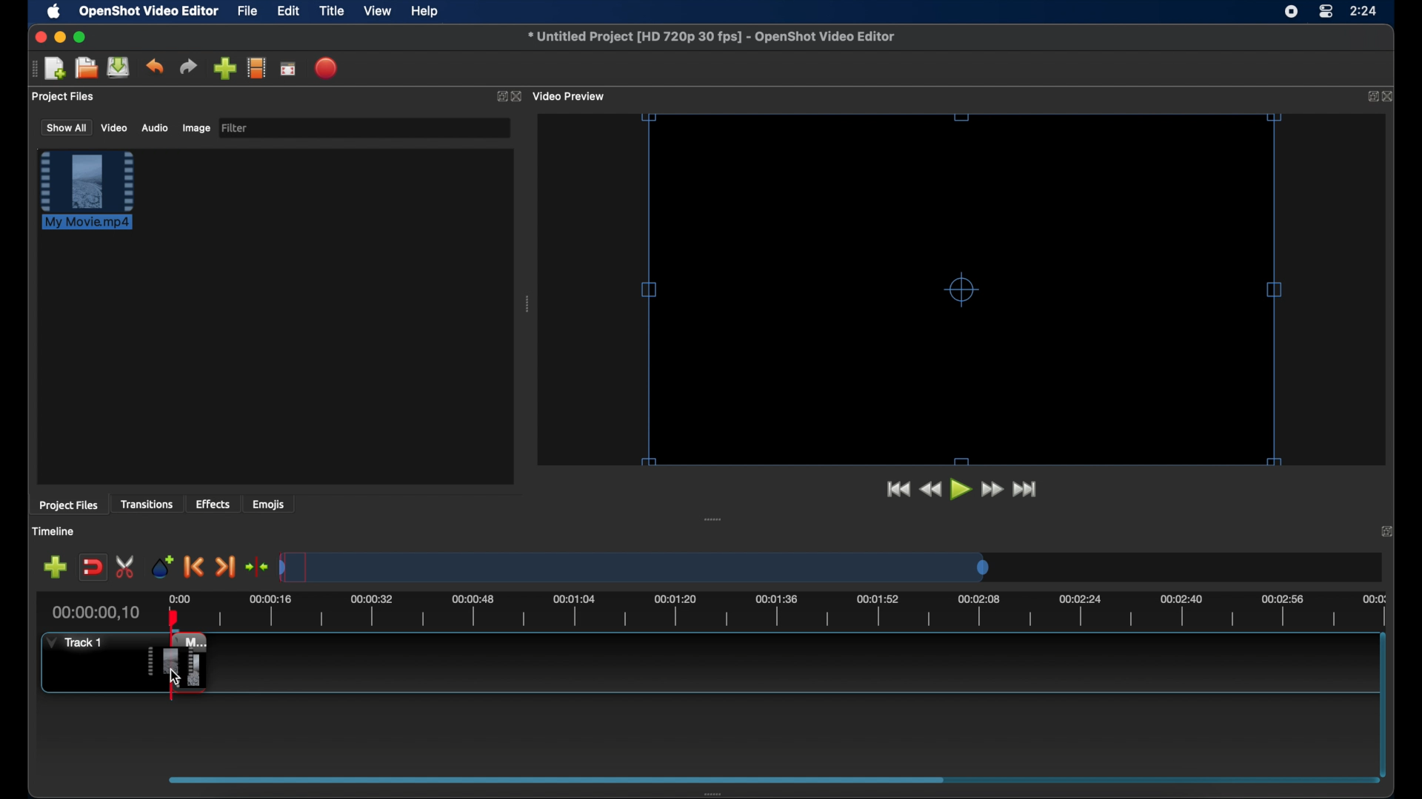 Image resolution: width=1422 pixels, height=799 pixels. What do you see at coordinates (64, 97) in the screenshot?
I see `project files` at bounding box center [64, 97].